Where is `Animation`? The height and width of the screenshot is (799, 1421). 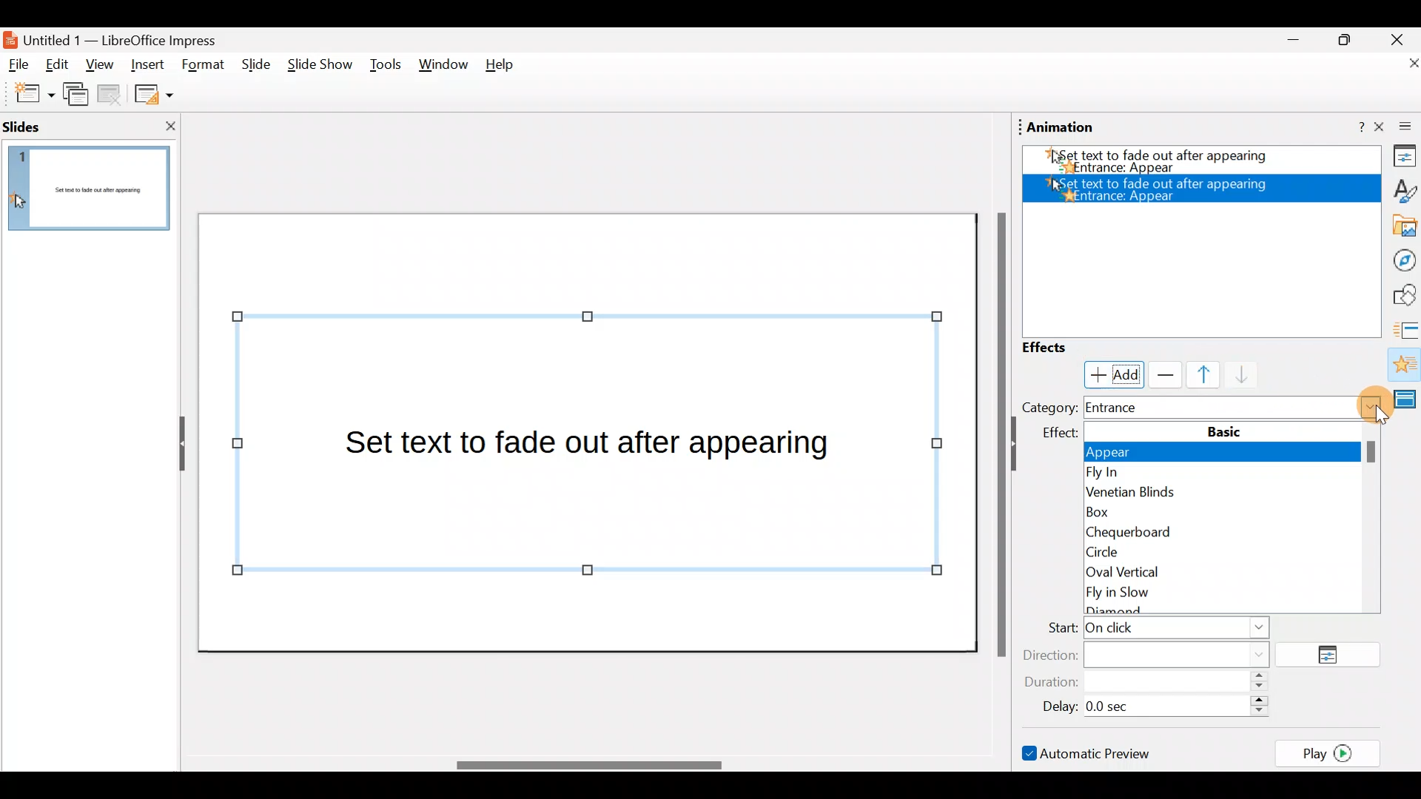
Animation is located at coordinates (1061, 127).